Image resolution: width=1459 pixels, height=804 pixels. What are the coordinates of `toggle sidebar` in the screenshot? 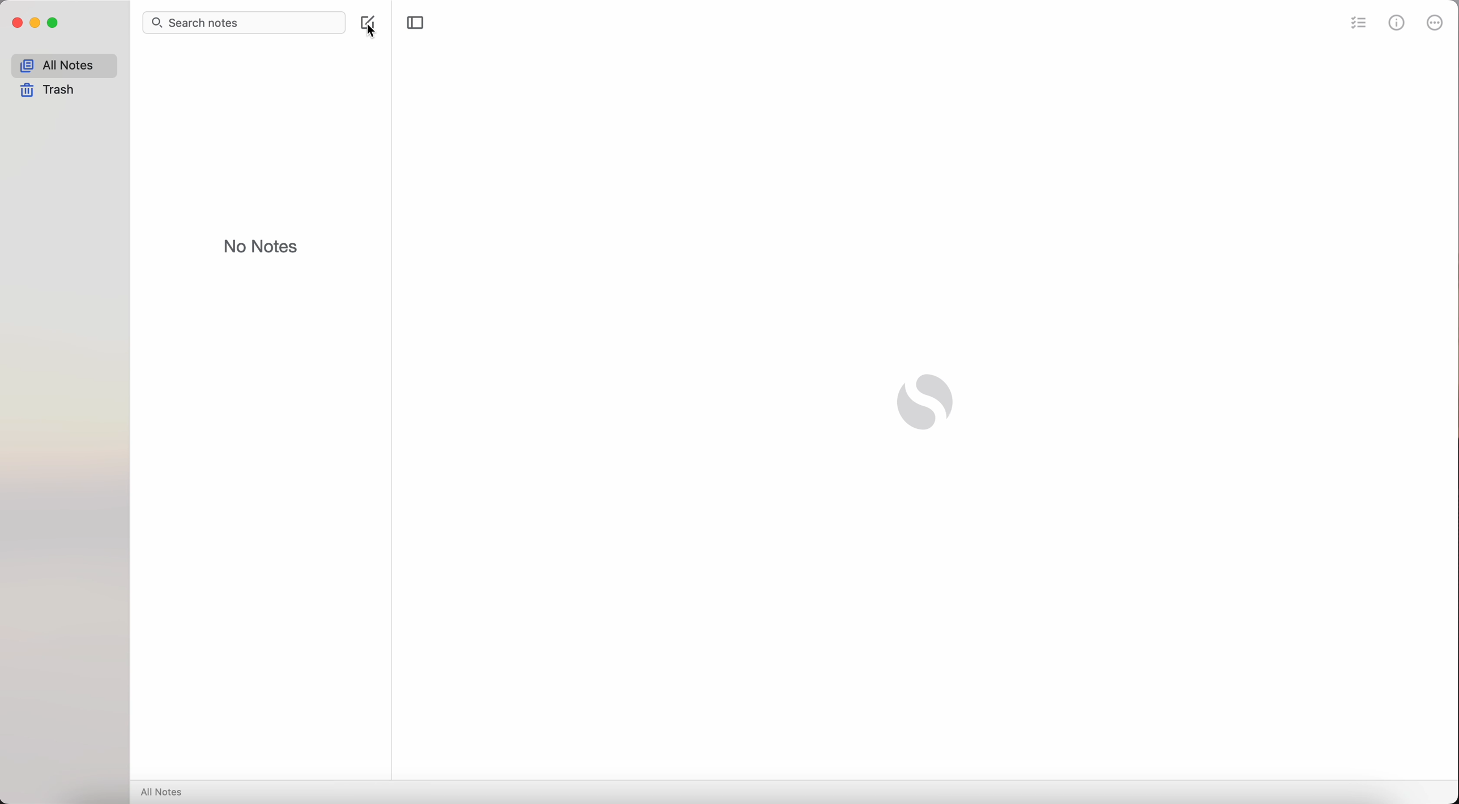 It's located at (416, 23).